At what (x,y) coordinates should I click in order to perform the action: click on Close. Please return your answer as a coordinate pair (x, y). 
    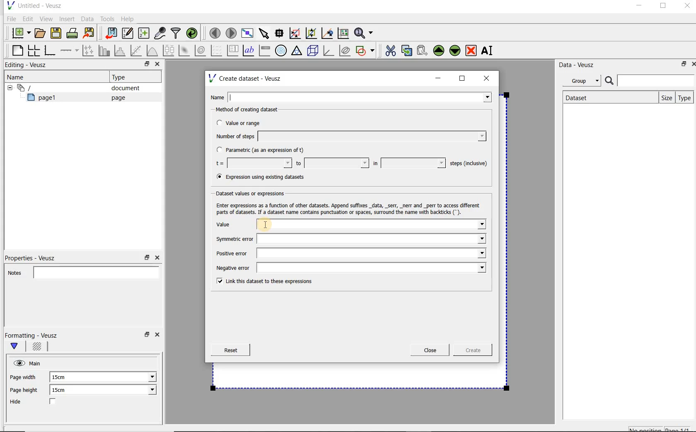
    Looking at the image, I should click on (430, 350).